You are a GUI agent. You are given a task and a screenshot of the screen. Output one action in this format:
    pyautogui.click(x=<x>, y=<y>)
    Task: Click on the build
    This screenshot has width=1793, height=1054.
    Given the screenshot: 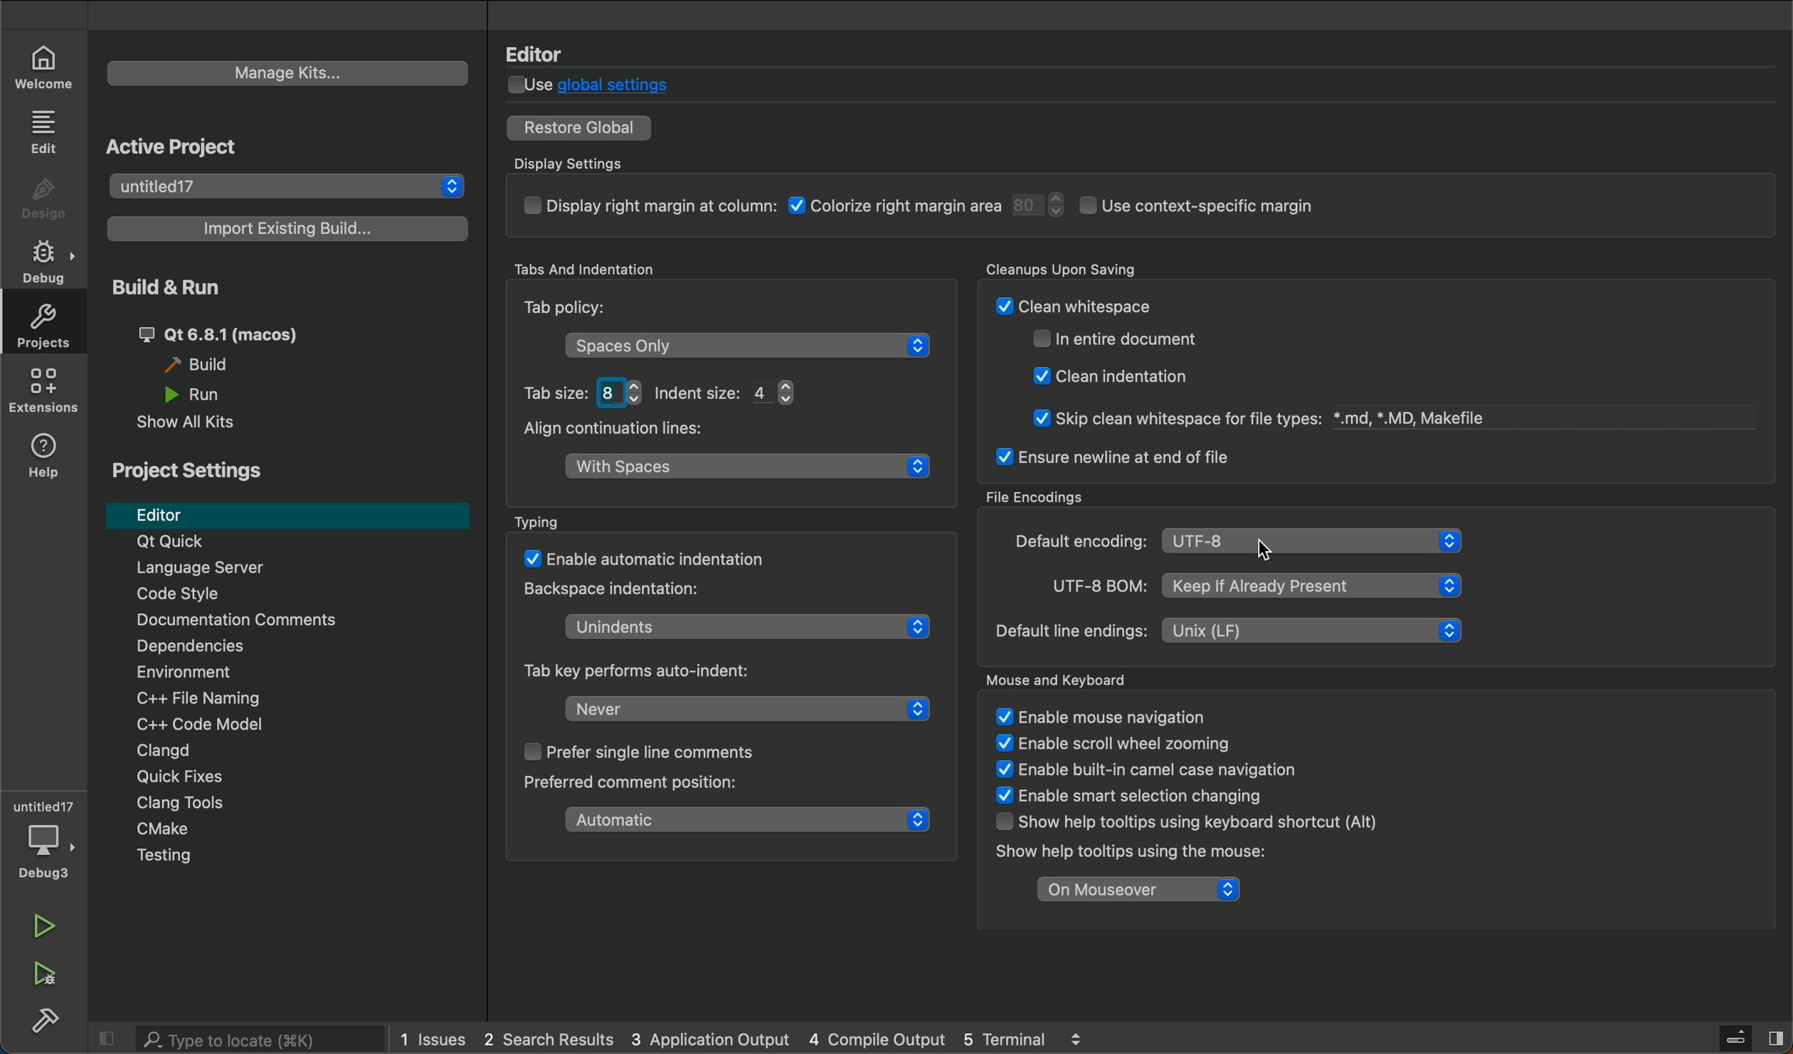 What is the action you would take?
    pyautogui.click(x=50, y=1020)
    